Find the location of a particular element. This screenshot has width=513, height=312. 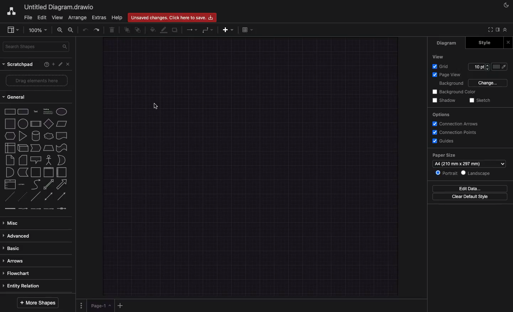

paper size is located at coordinates (447, 155).